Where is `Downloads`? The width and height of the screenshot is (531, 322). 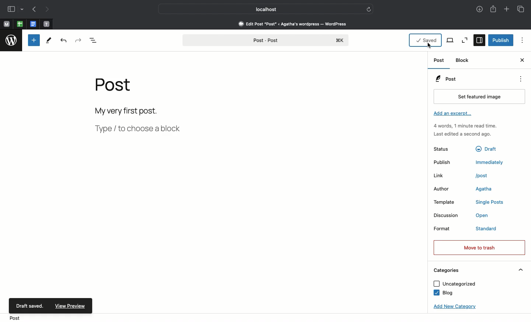
Downloads is located at coordinates (478, 10).